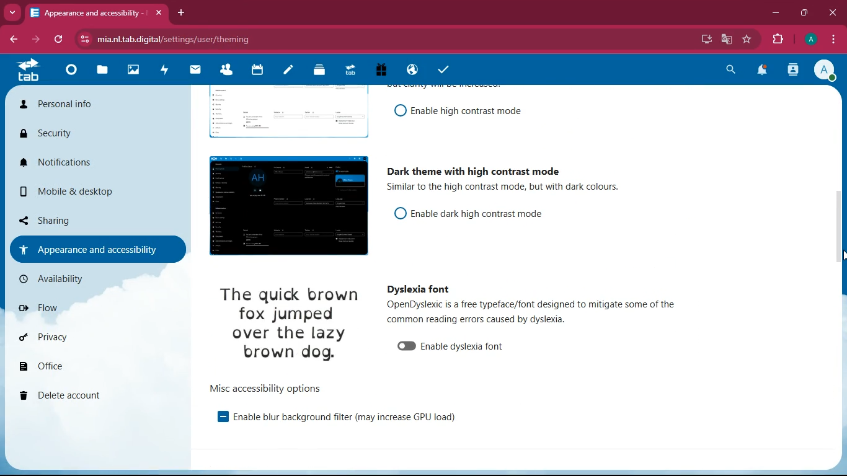 Image resolution: width=847 pixels, height=476 pixels. I want to click on activity, so click(792, 72).